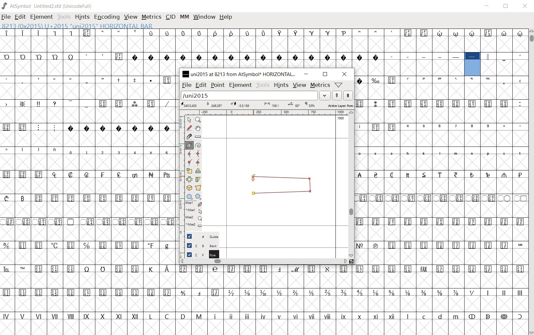 The image size is (534, 335). Describe the element at coordinates (88, 181) in the screenshot. I see `GLYPHS` at that location.